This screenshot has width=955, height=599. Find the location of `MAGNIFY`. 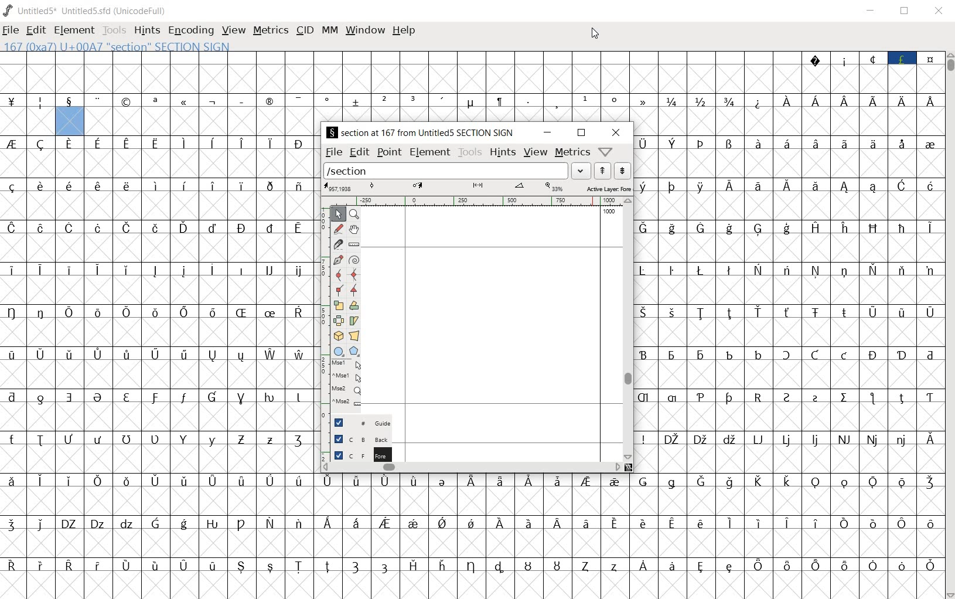

MAGNIFY is located at coordinates (355, 213).